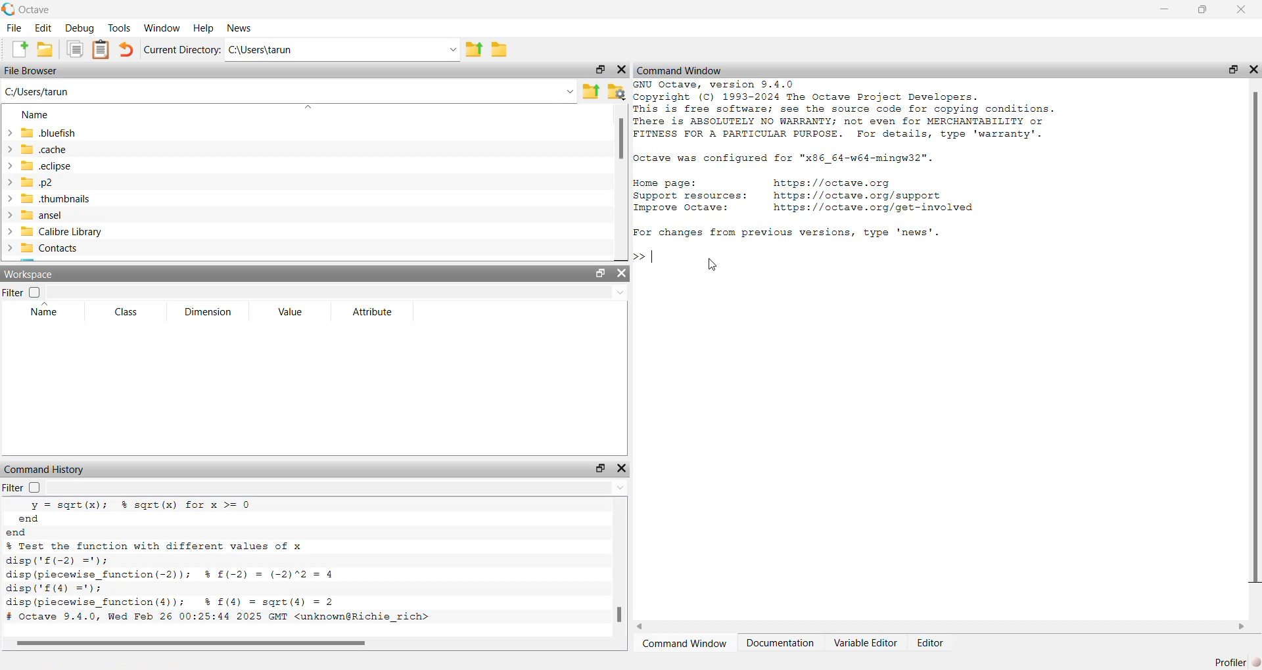  Describe the element at coordinates (1203, 11) in the screenshot. I see `Maximize/Restore` at that location.